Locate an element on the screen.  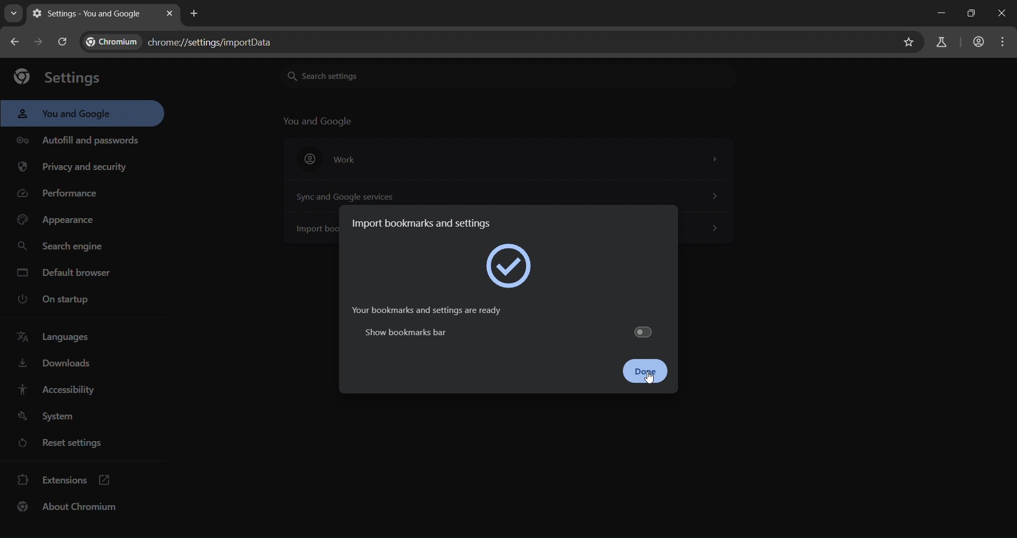
bookmark page is located at coordinates (910, 41).